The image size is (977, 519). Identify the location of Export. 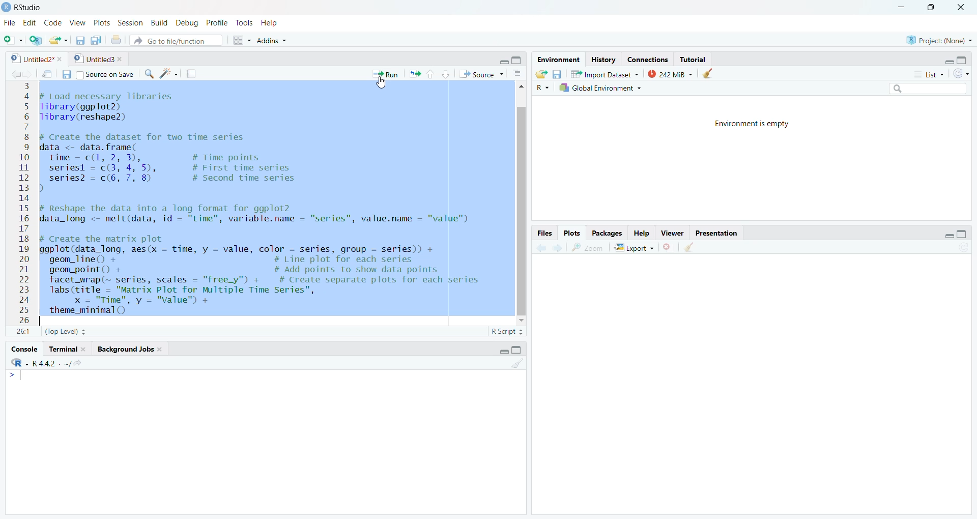
(634, 247).